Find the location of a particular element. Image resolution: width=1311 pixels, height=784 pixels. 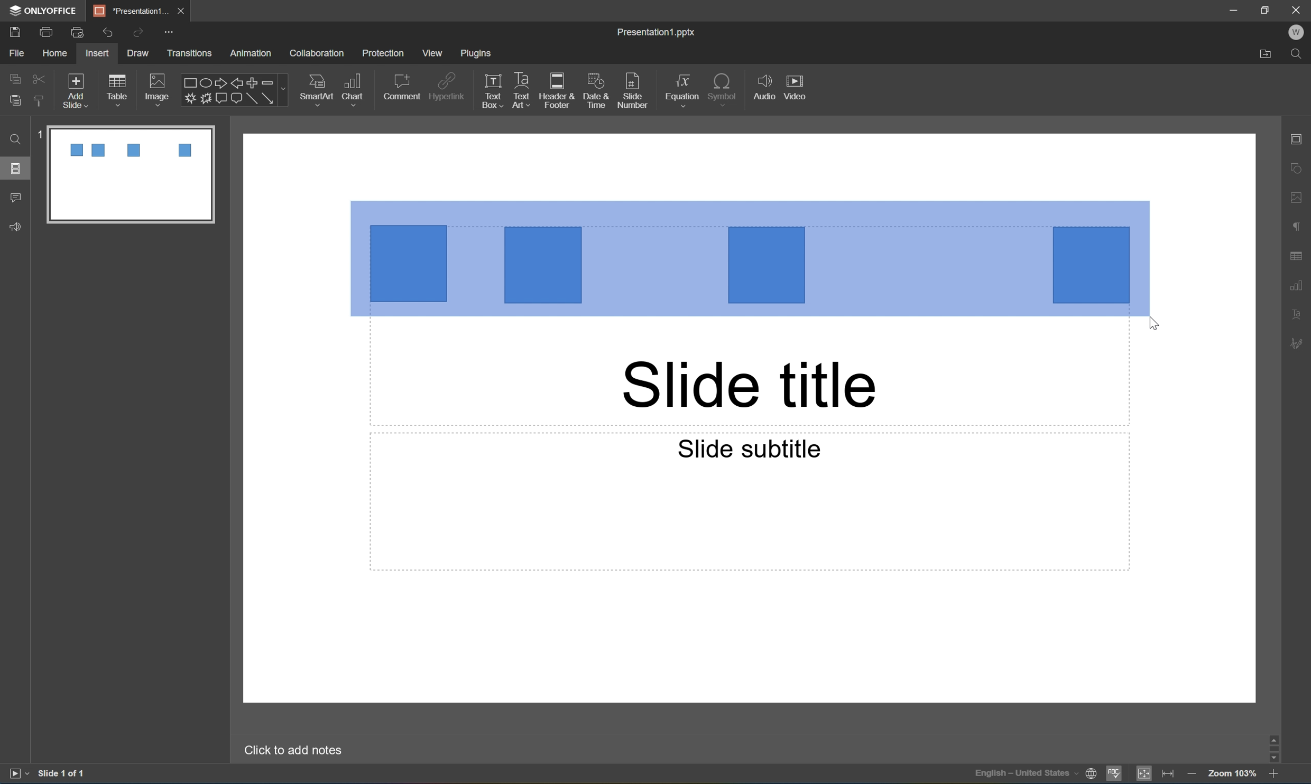

text art settings is located at coordinates (1302, 315).